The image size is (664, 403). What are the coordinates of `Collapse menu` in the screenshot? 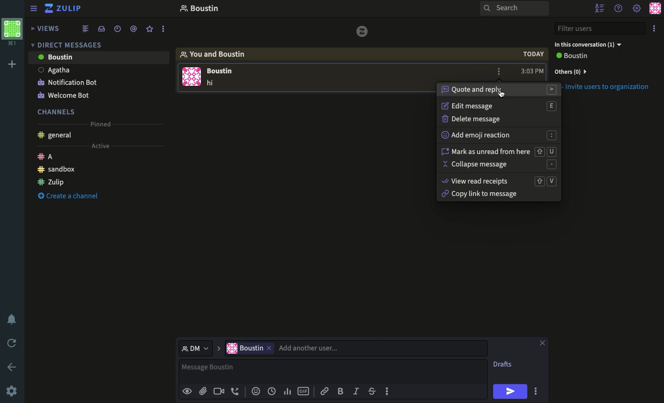 It's located at (35, 9).